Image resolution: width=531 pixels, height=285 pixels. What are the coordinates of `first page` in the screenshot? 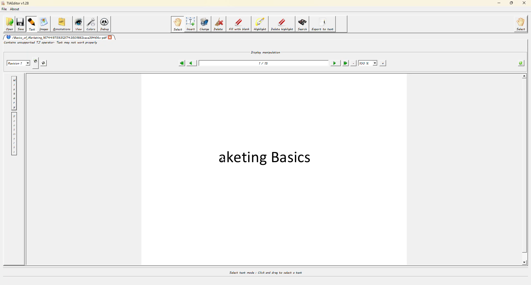 It's located at (180, 63).